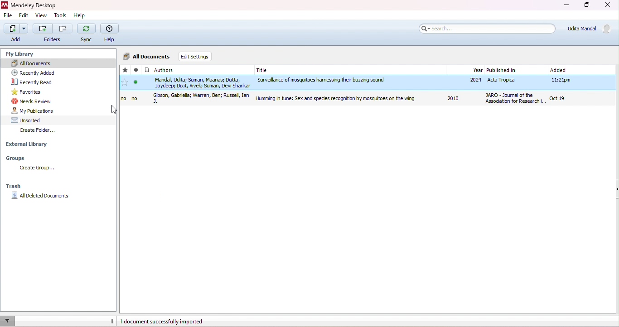 This screenshot has width=619, height=327. What do you see at coordinates (32, 101) in the screenshot?
I see `needs review` at bounding box center [32, 101].